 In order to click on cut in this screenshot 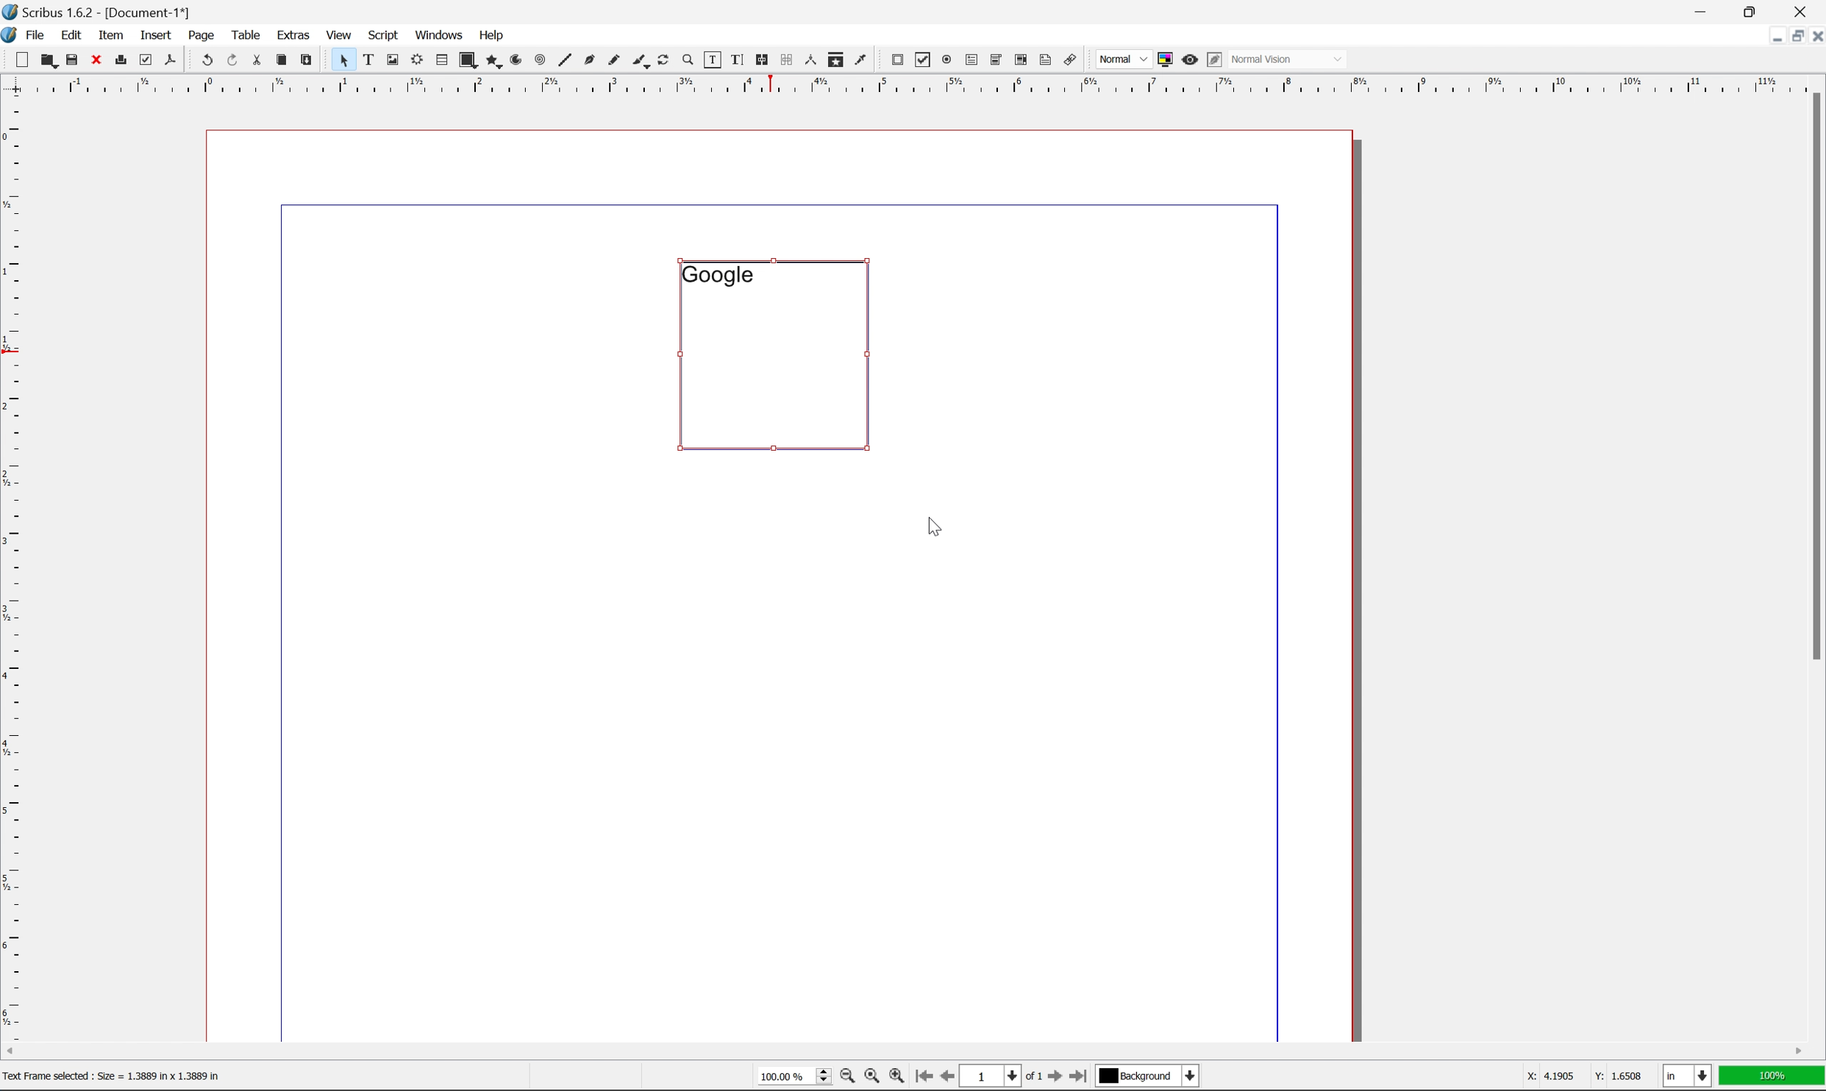, I will do `click(257, 60)`.